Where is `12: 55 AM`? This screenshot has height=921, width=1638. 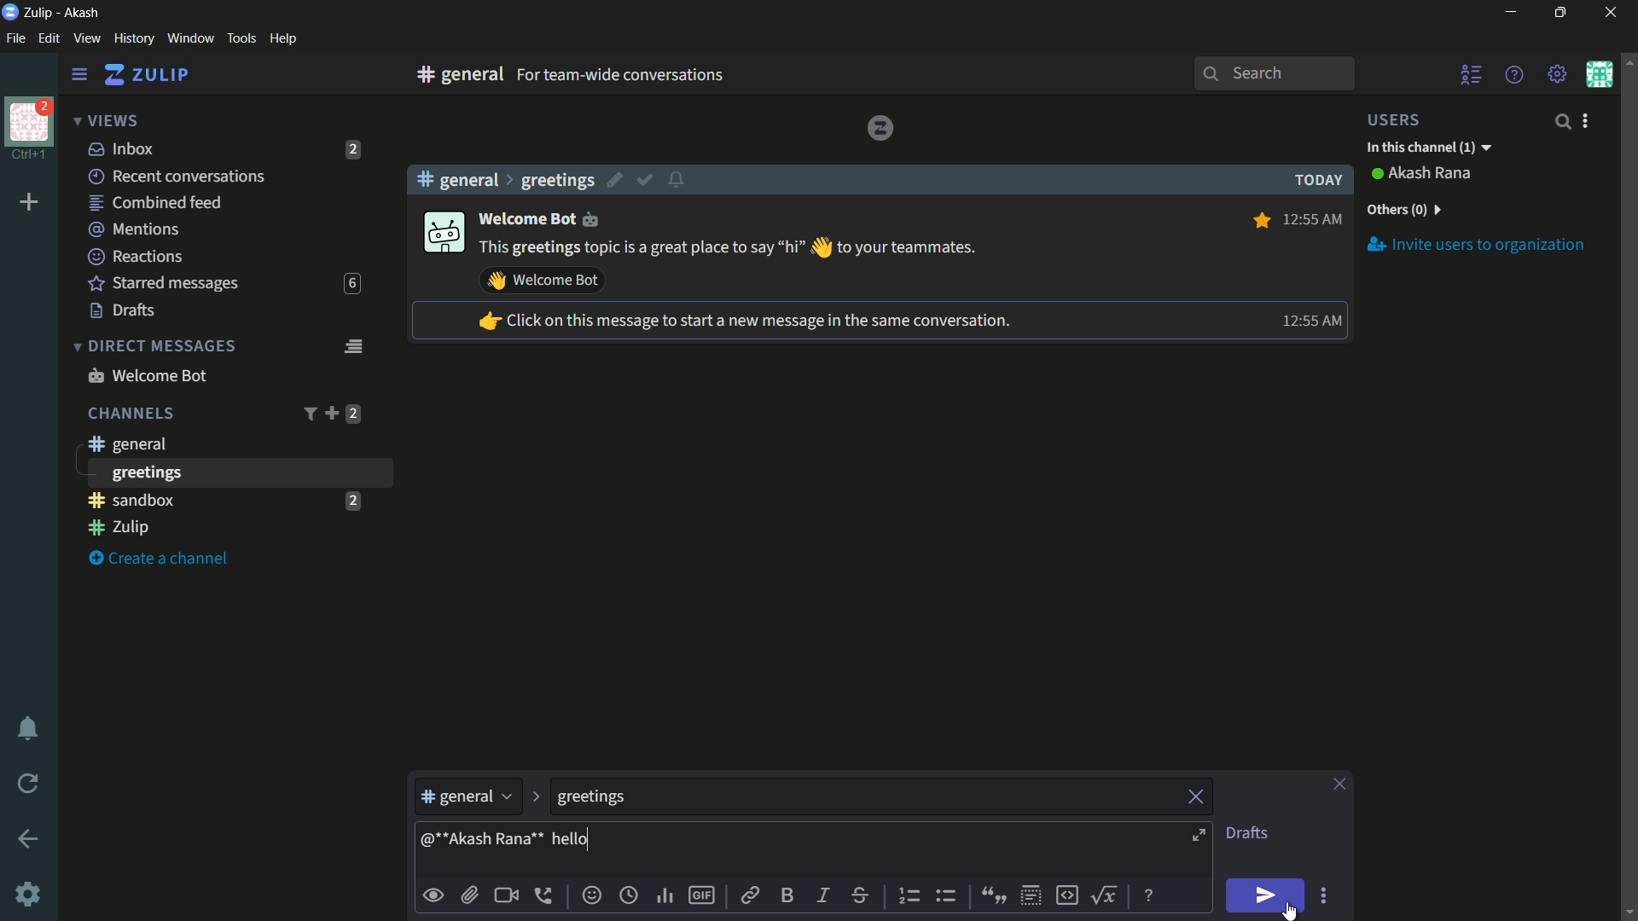
12: 55 AM is located at coordinates (1315, 217).